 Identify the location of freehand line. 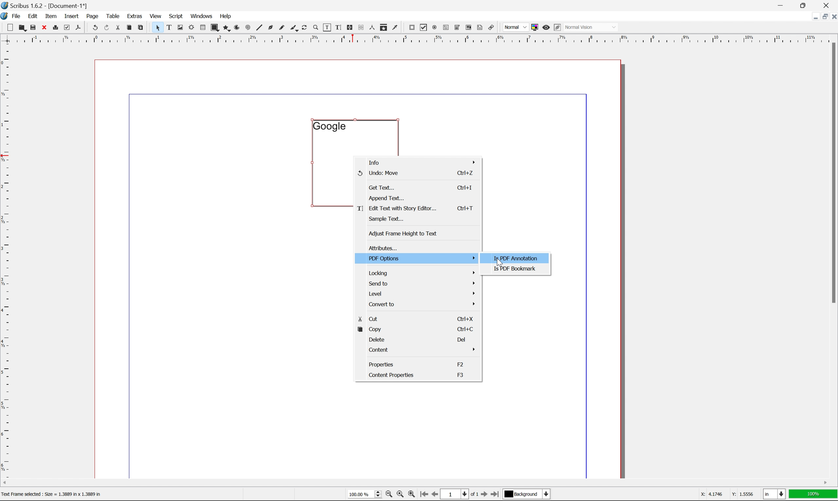
(282, 28).